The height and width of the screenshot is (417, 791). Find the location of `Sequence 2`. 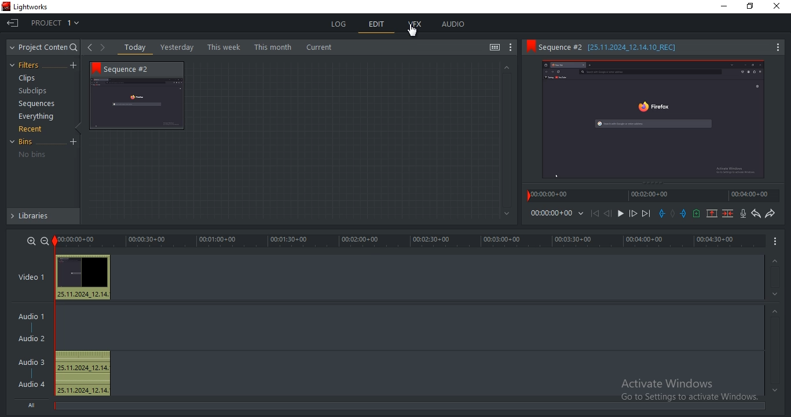

Sequence 2 is located at coordinates (132, 68).